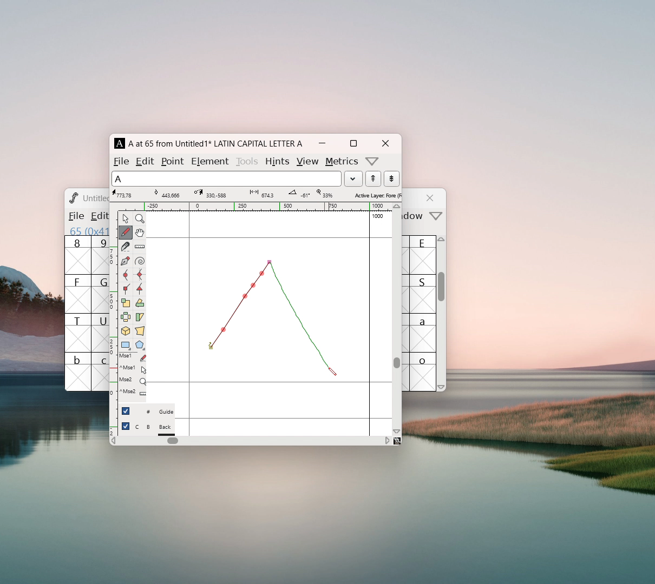  I want to click on Untitled? Untitled1.sfd (1508859-1), so click(96, 198).